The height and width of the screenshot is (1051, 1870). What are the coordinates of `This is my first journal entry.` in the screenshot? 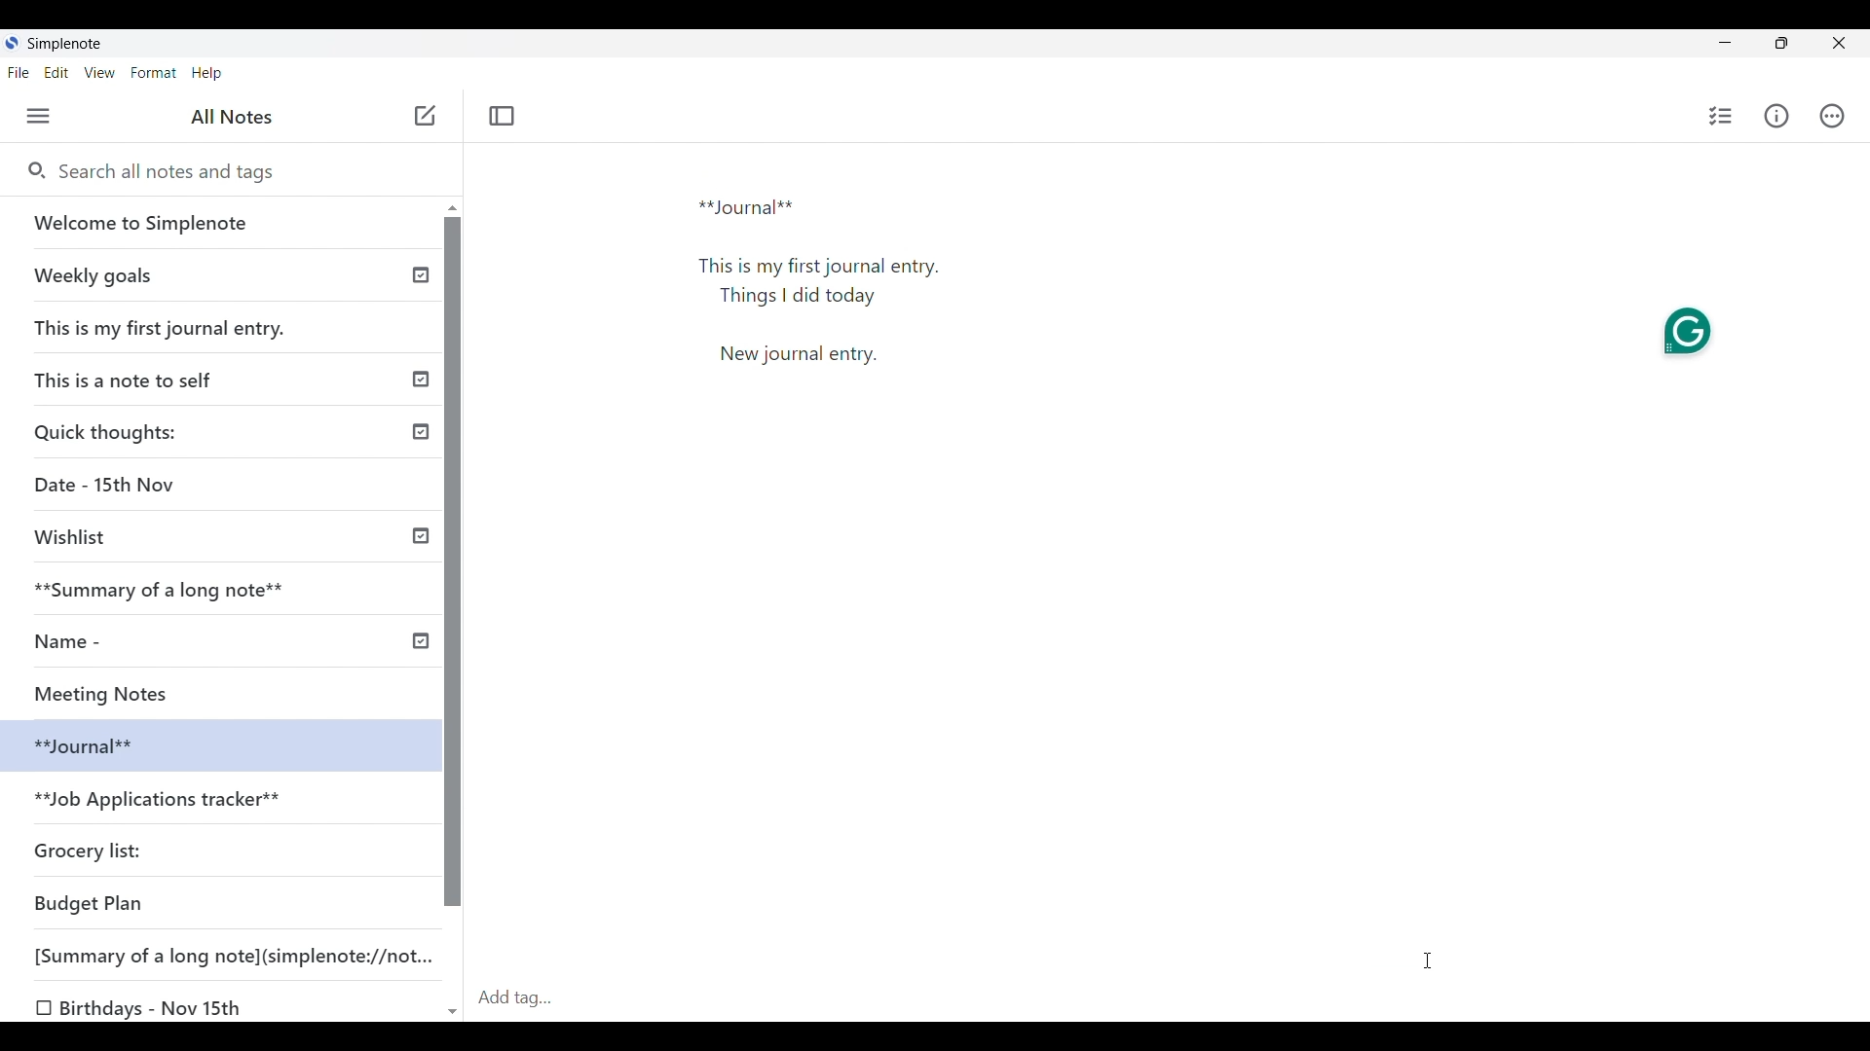 It's located at (162, 327).